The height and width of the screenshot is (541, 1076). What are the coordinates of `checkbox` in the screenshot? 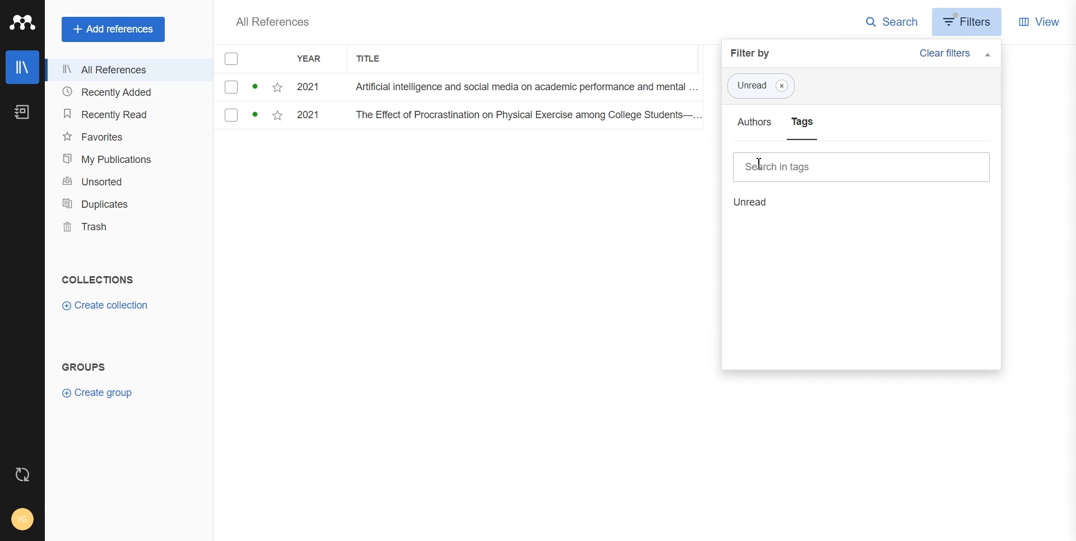 It's located at (251, 116).